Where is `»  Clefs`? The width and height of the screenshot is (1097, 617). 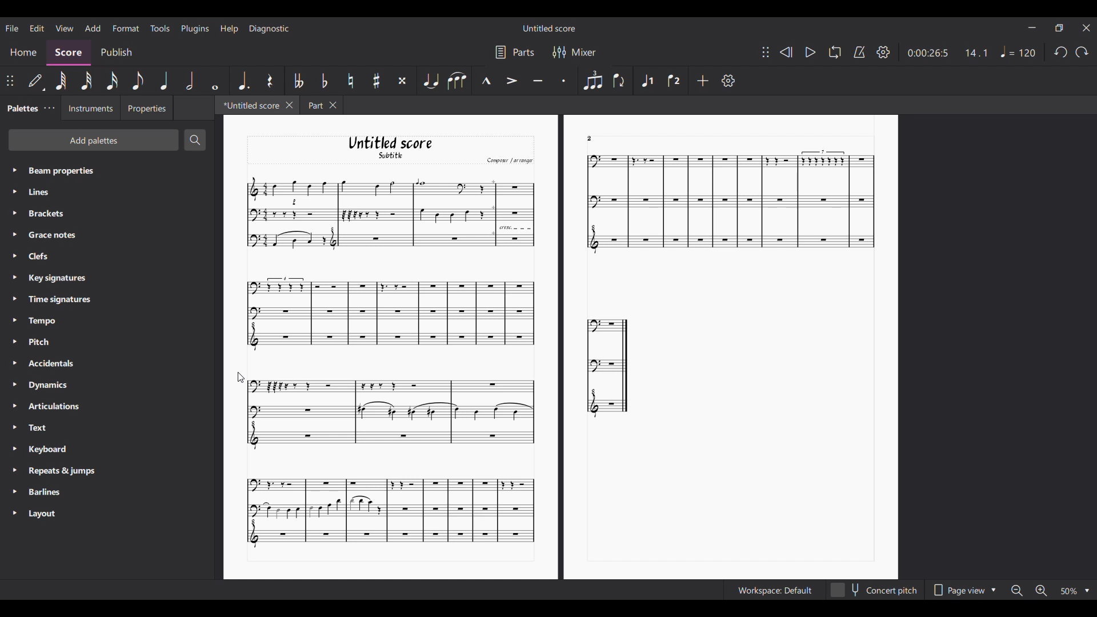 »  Clefs is located at coordinates (41, 257).